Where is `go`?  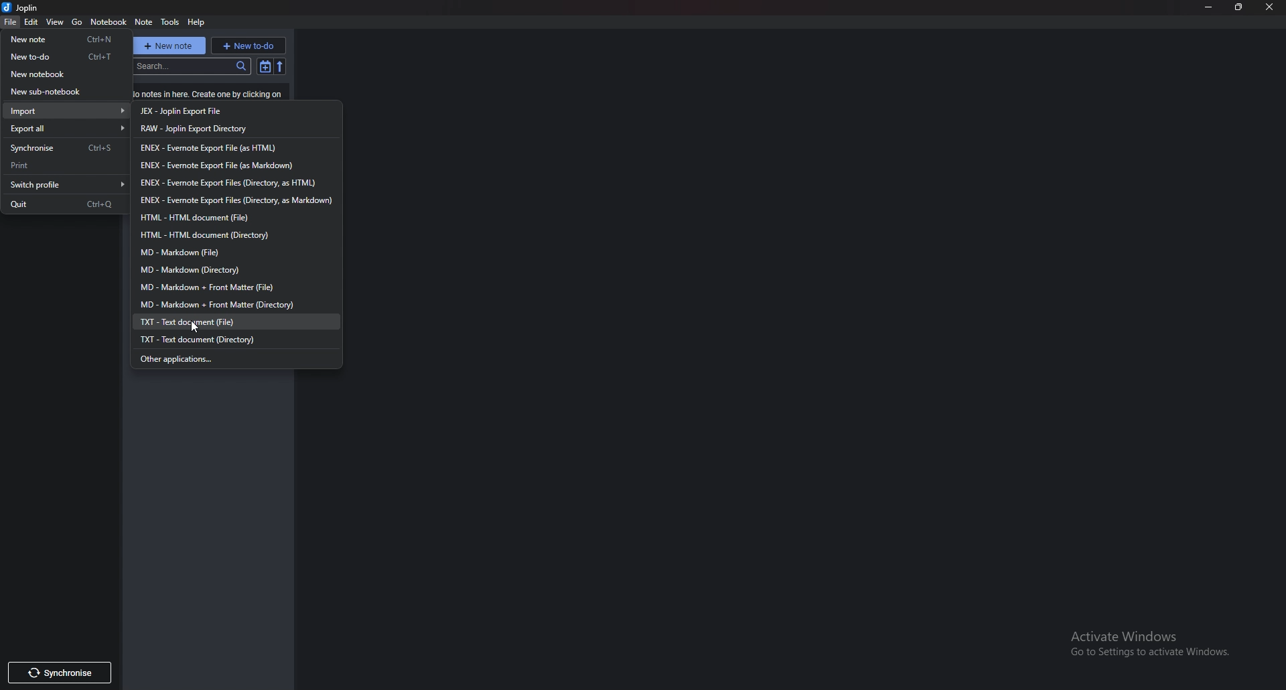
go is located at coordinates (78, 21).